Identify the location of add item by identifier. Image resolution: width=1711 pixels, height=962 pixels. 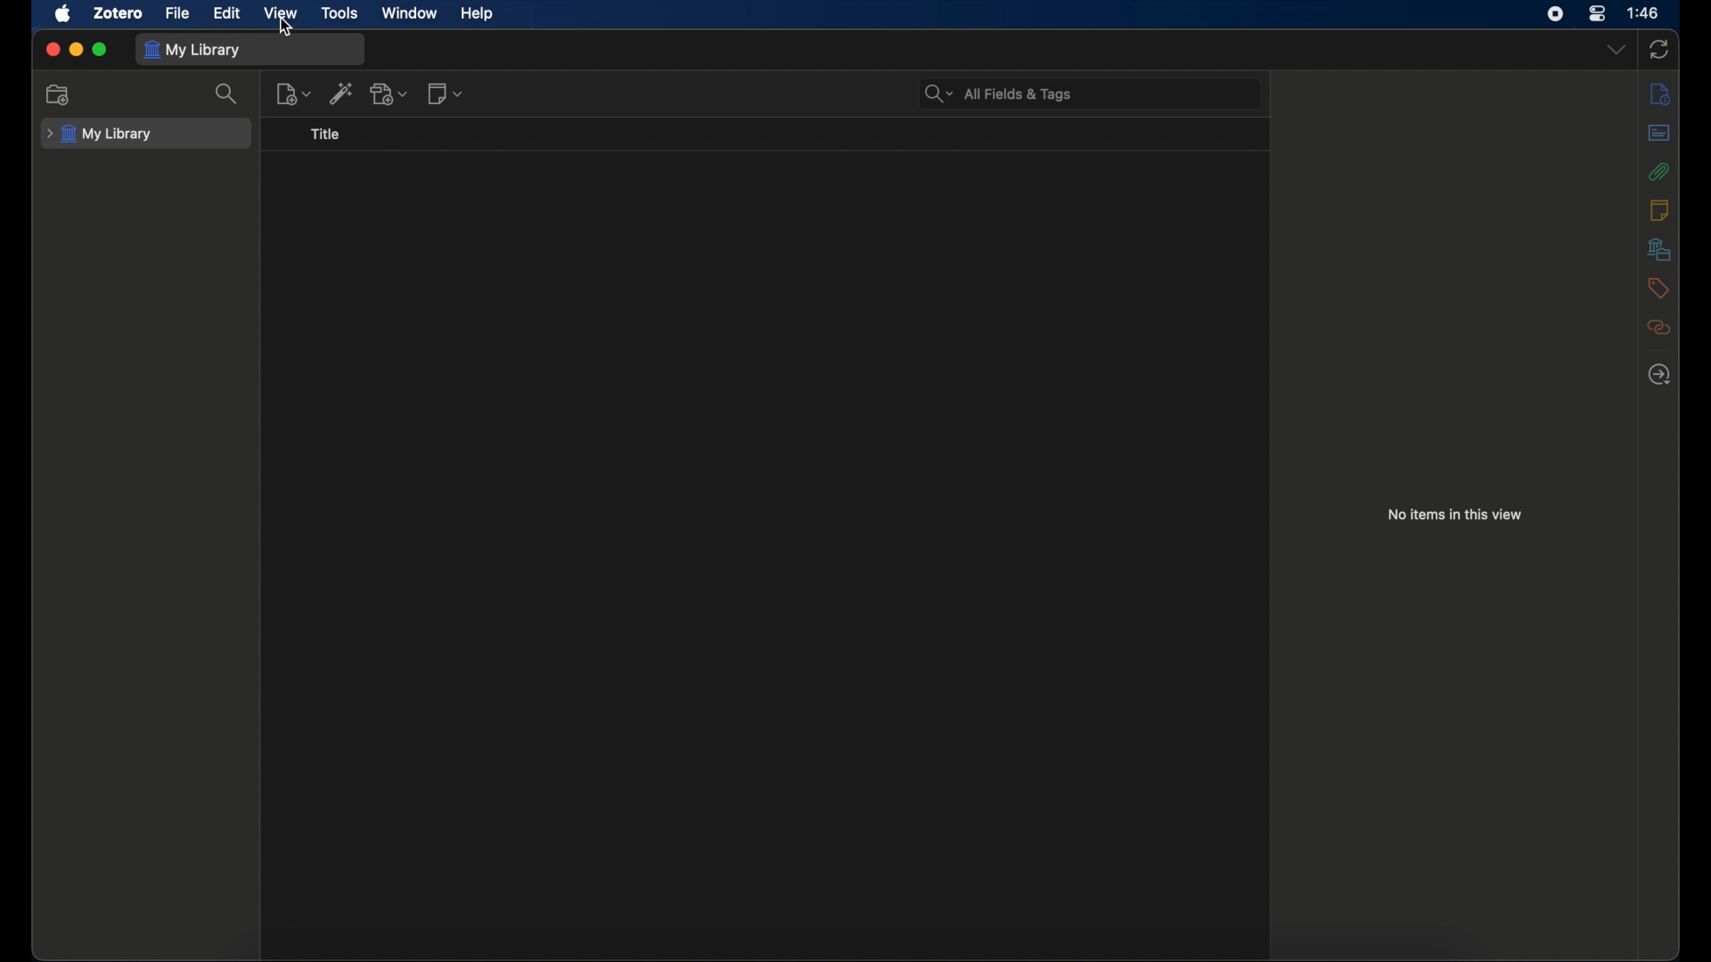
(342, 93).